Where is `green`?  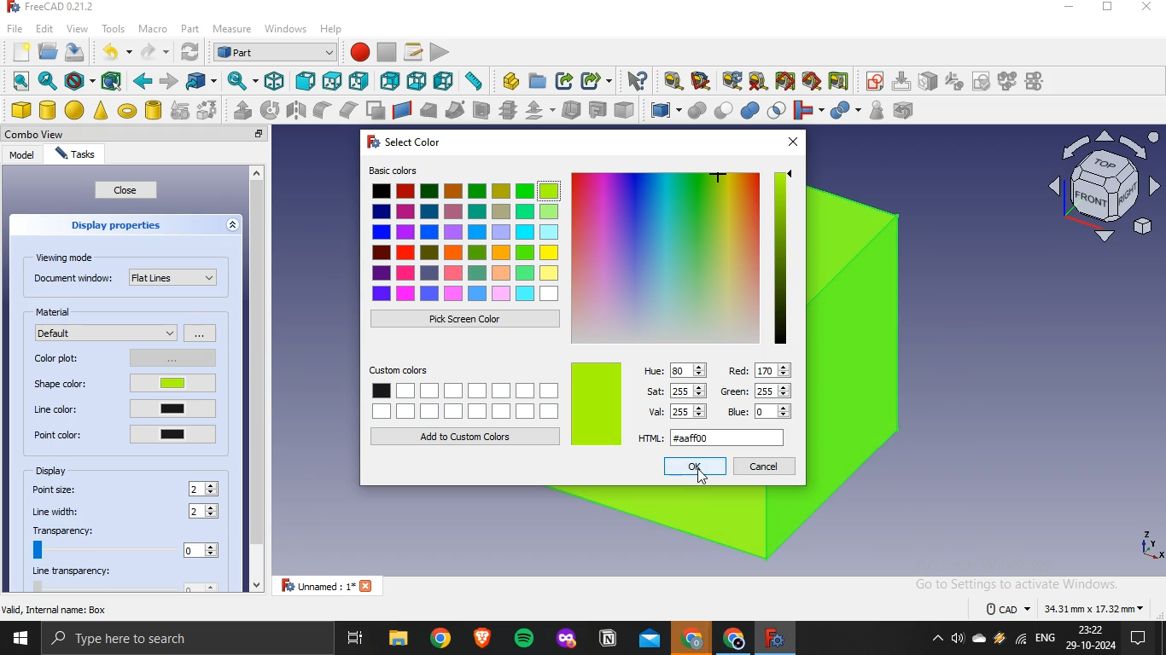
green is located at coordinates (758, 392).